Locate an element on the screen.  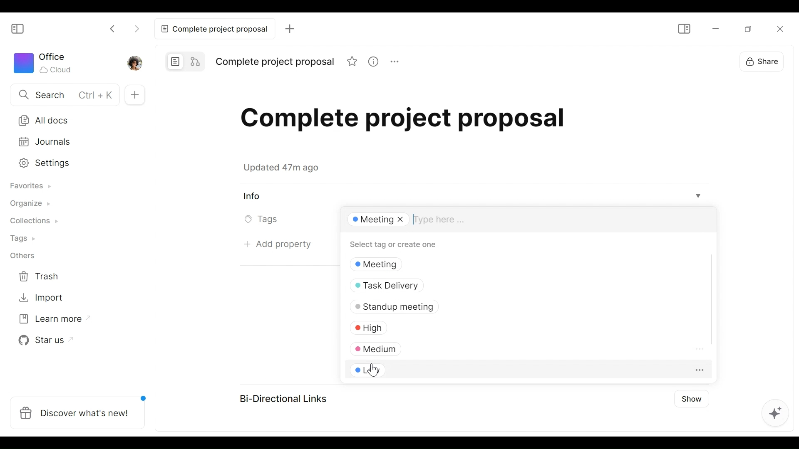
more is located at coordinates (699, 370).